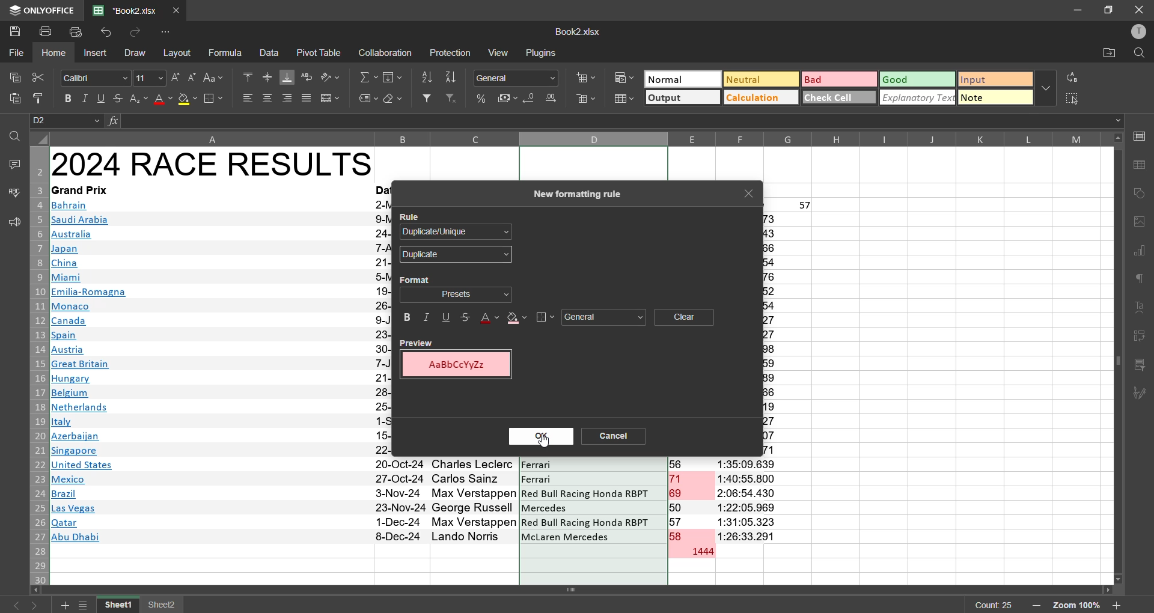  Describe the element at coordinates (488, 317) in the screenshot. I see `font color` at that location.